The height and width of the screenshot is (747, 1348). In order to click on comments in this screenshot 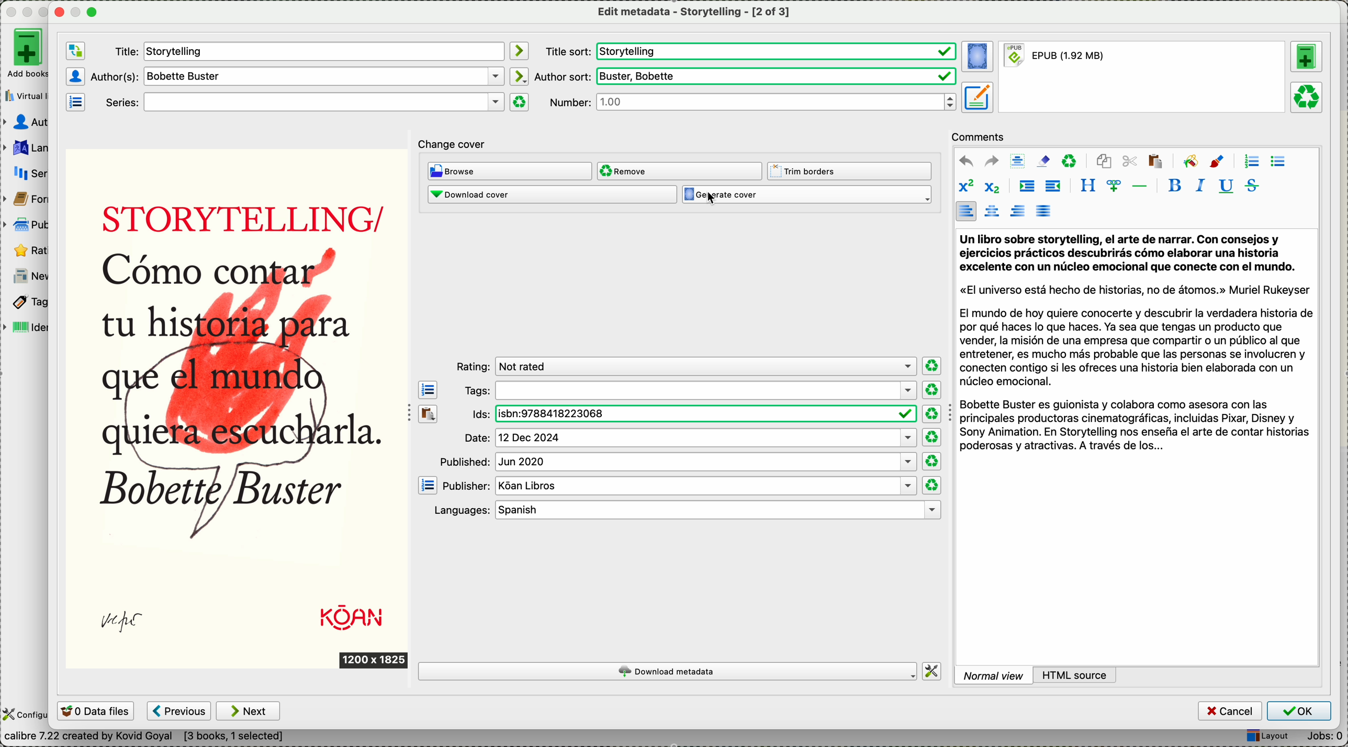, I will do `click(980, 137)`.